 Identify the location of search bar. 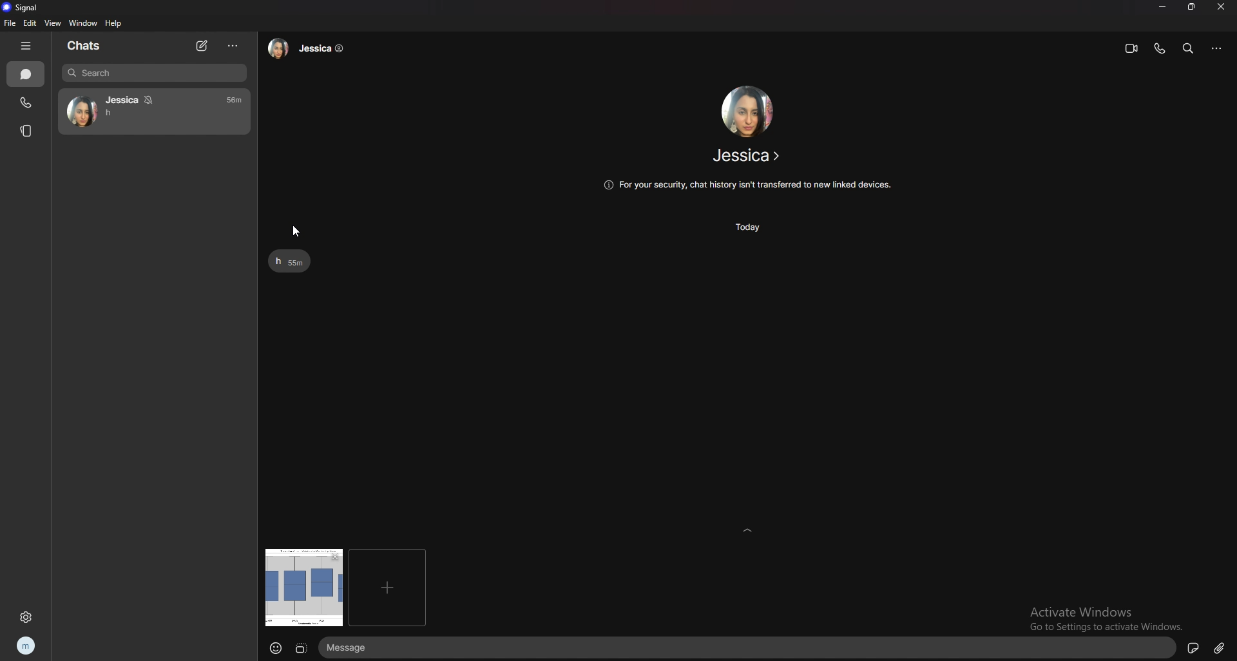
(155, 73).